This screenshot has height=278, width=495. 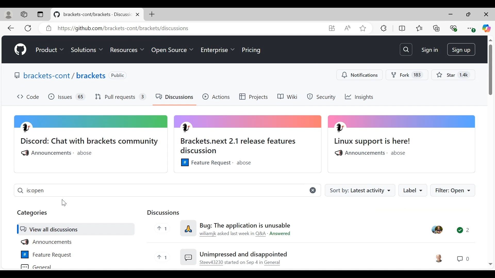 I want to click on Insights, so click(x=360, y=97).